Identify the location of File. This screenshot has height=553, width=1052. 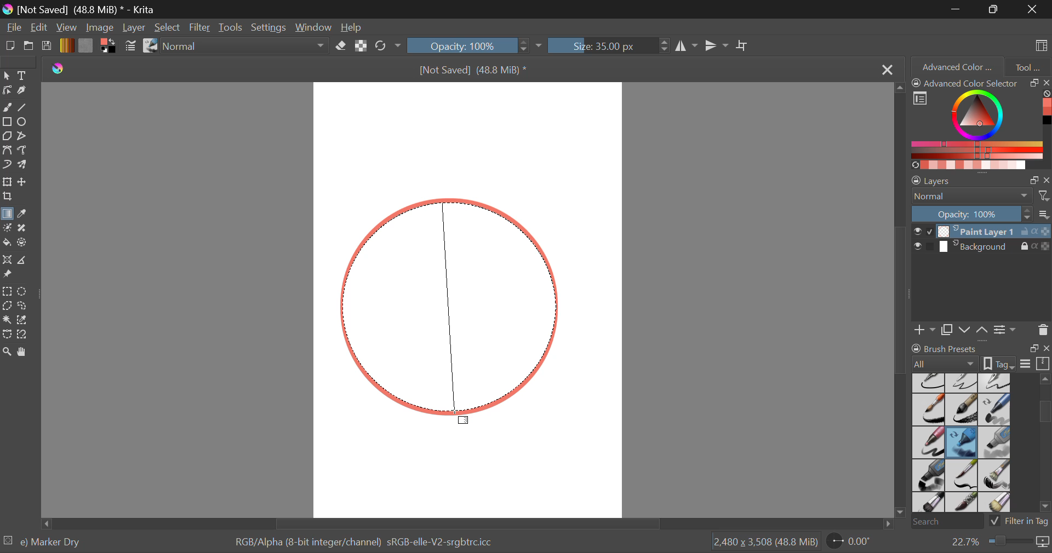
(14, 28).